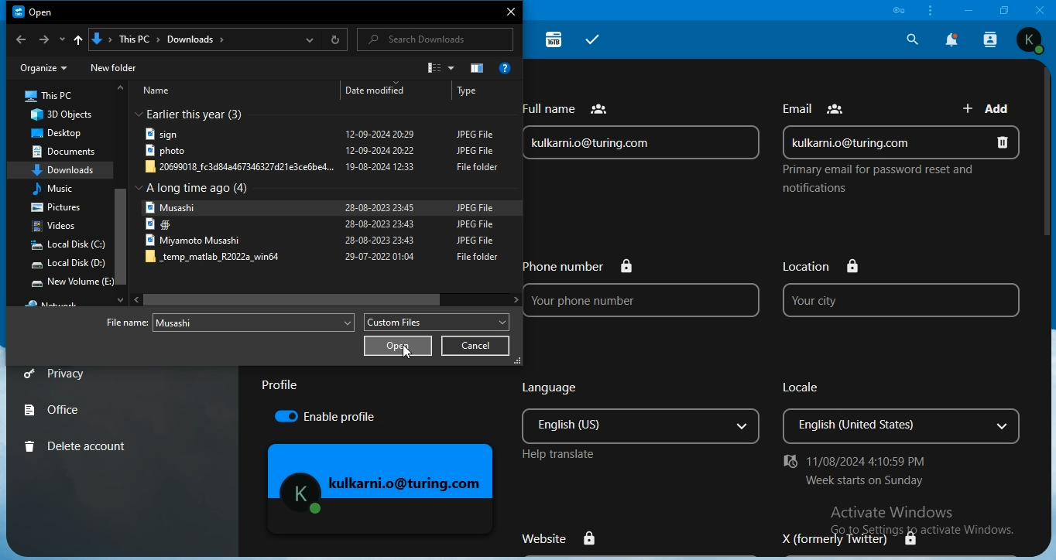 This screenshot has height=560, width=1056. I want to click on local disk  c, so click(66, 246).